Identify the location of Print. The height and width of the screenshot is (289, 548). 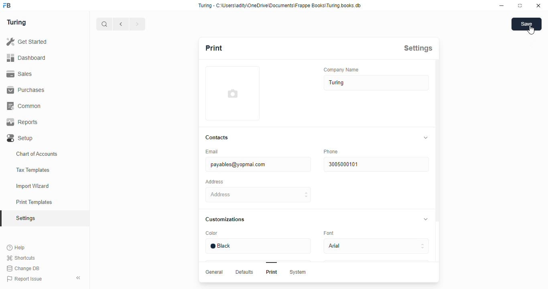
(271, 272).